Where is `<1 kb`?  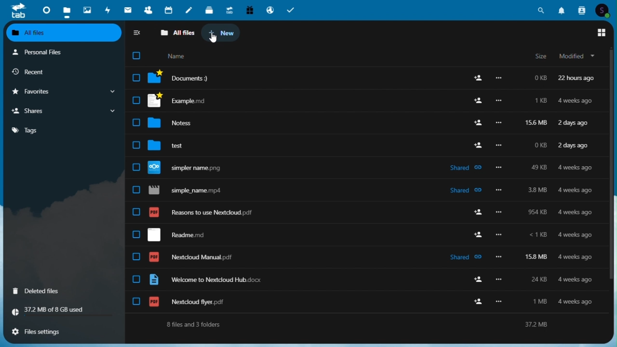 <1 kb is located at coordinates (537, 235).